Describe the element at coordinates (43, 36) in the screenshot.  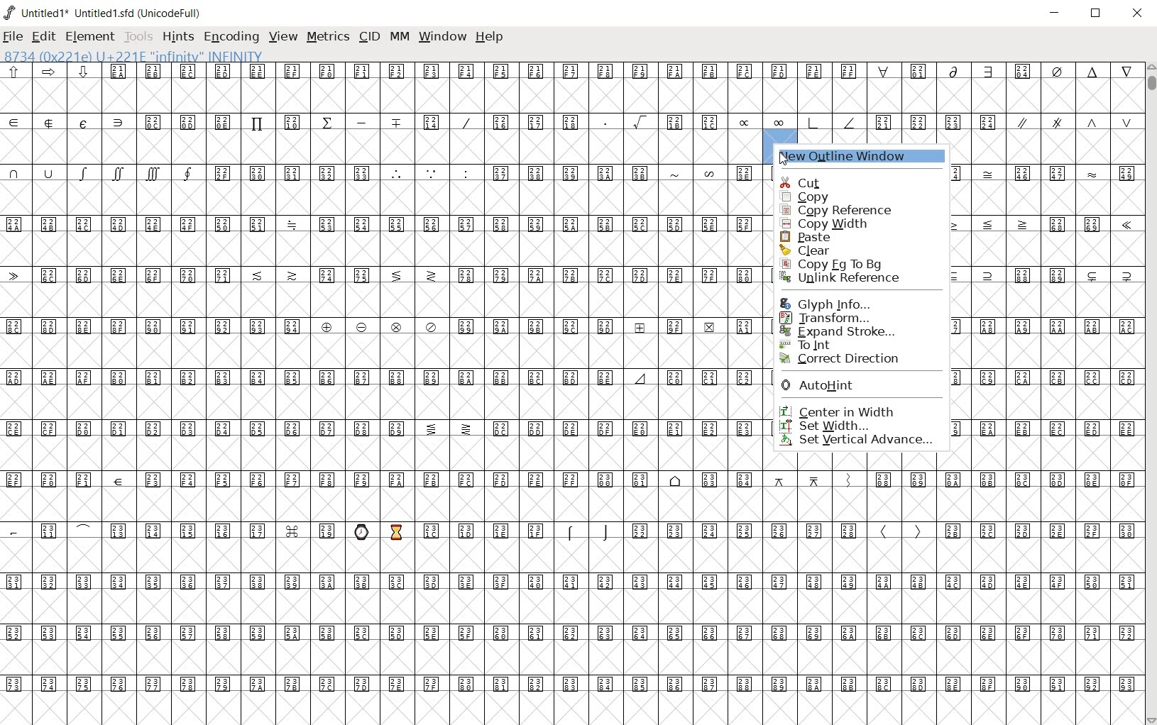
I see `edit` at that location.